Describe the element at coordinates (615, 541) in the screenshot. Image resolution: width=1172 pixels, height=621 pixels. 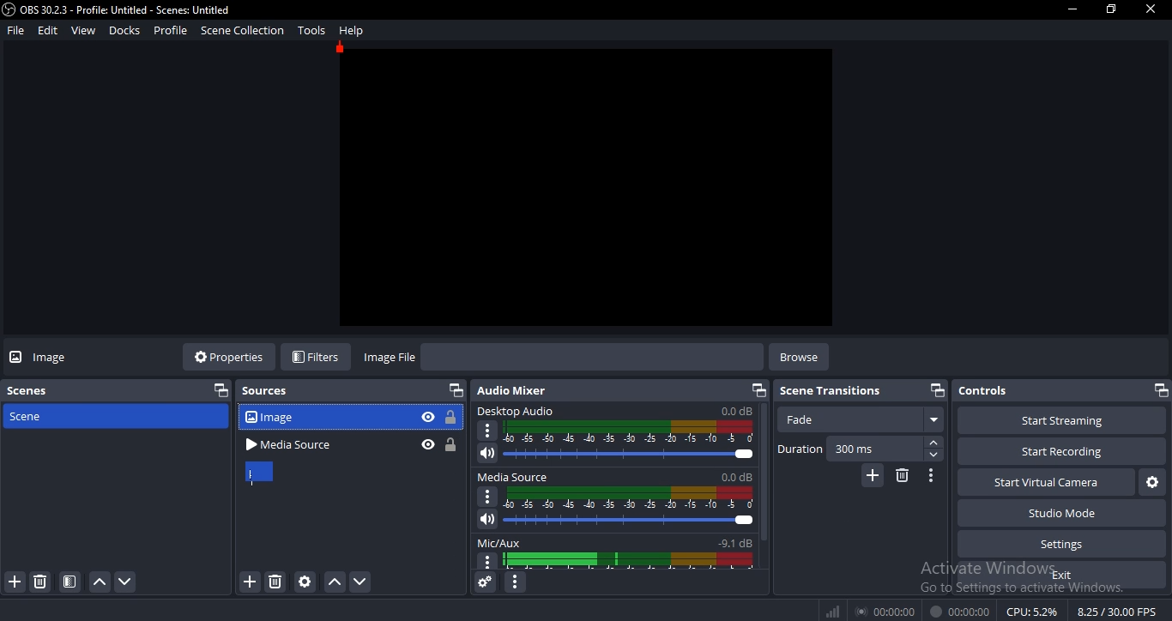
I see `mic/aux` at that location.